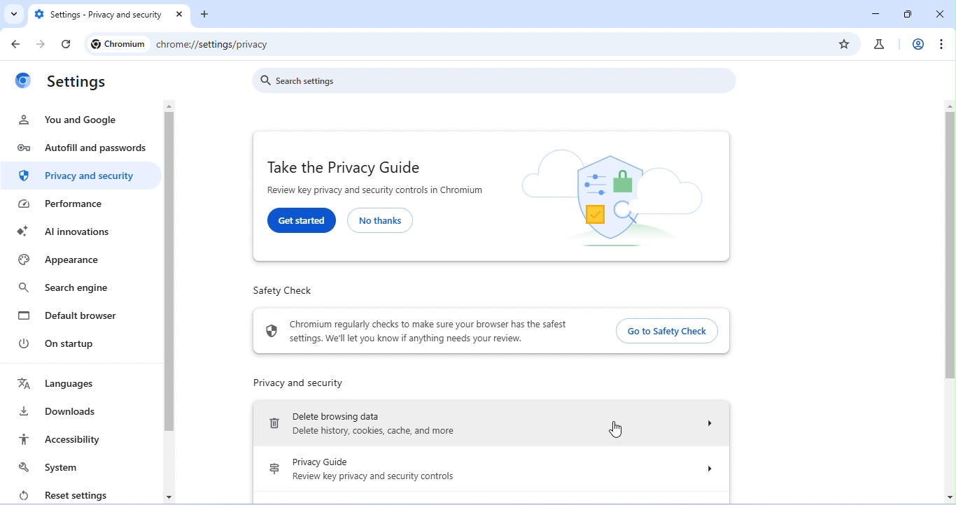  What do you see at coordinates (22, 83) in the screenshot?
I see `chromium logo` at bounding box center [22, 83].